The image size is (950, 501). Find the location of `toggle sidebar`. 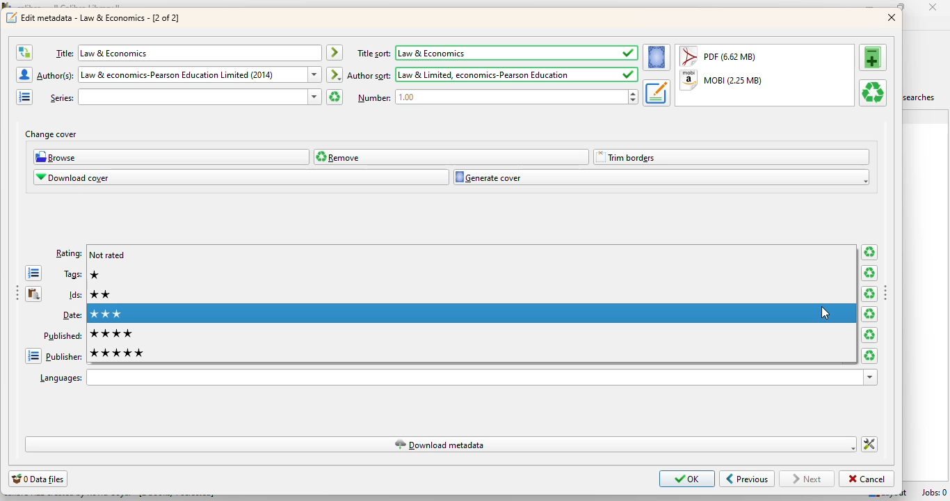

toggle sidebar is located at coordinates (17, 294).